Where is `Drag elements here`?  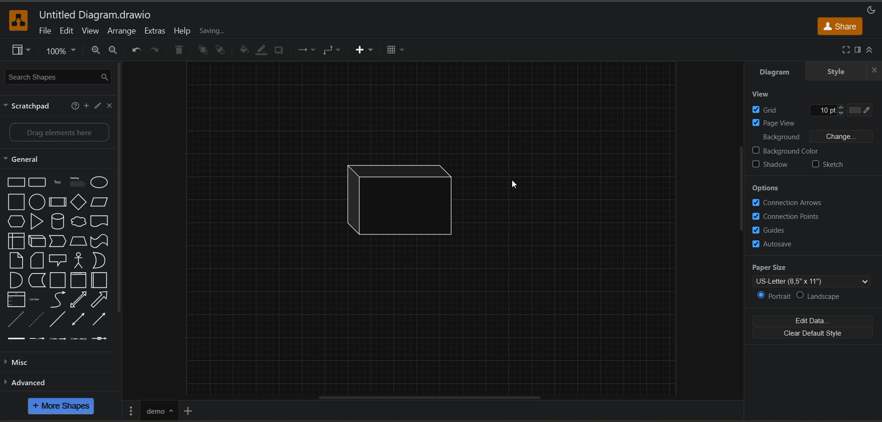 Drag elements here is located at coordinates (60, 131).